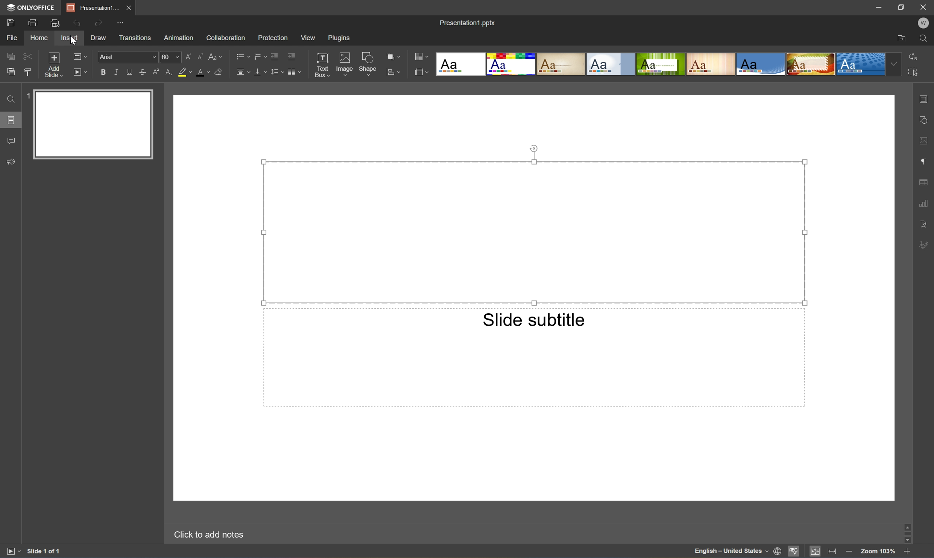 The height and width of the screenshot is (558, 934). I want to click on Text Box, so click(319, 63).